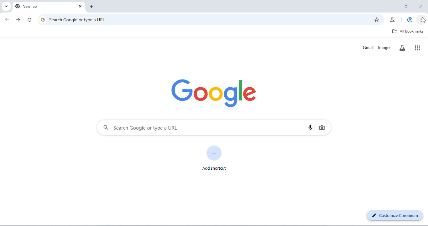  I want to click on google apps, so click(418, 48).